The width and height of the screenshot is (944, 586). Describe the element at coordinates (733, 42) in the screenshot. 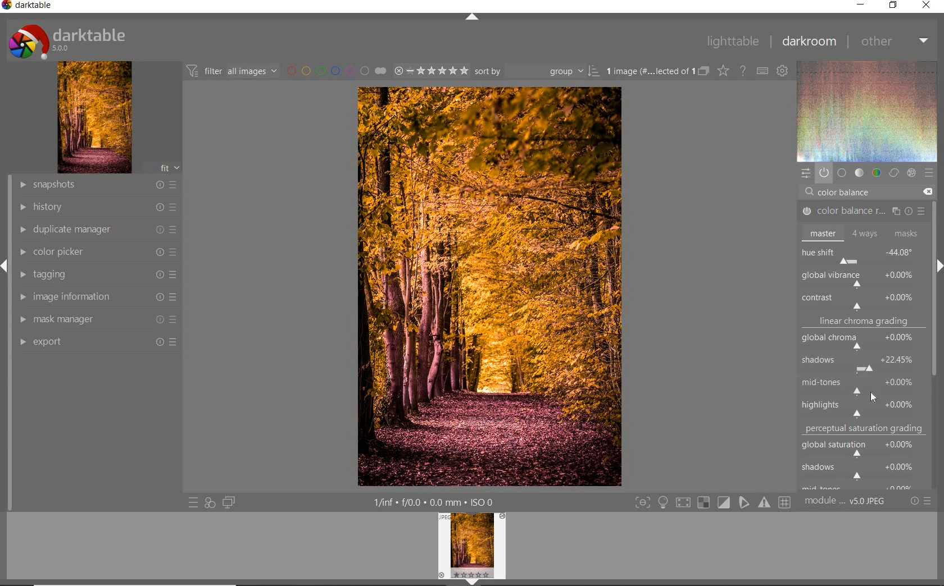

I see `lighttable` at that location.